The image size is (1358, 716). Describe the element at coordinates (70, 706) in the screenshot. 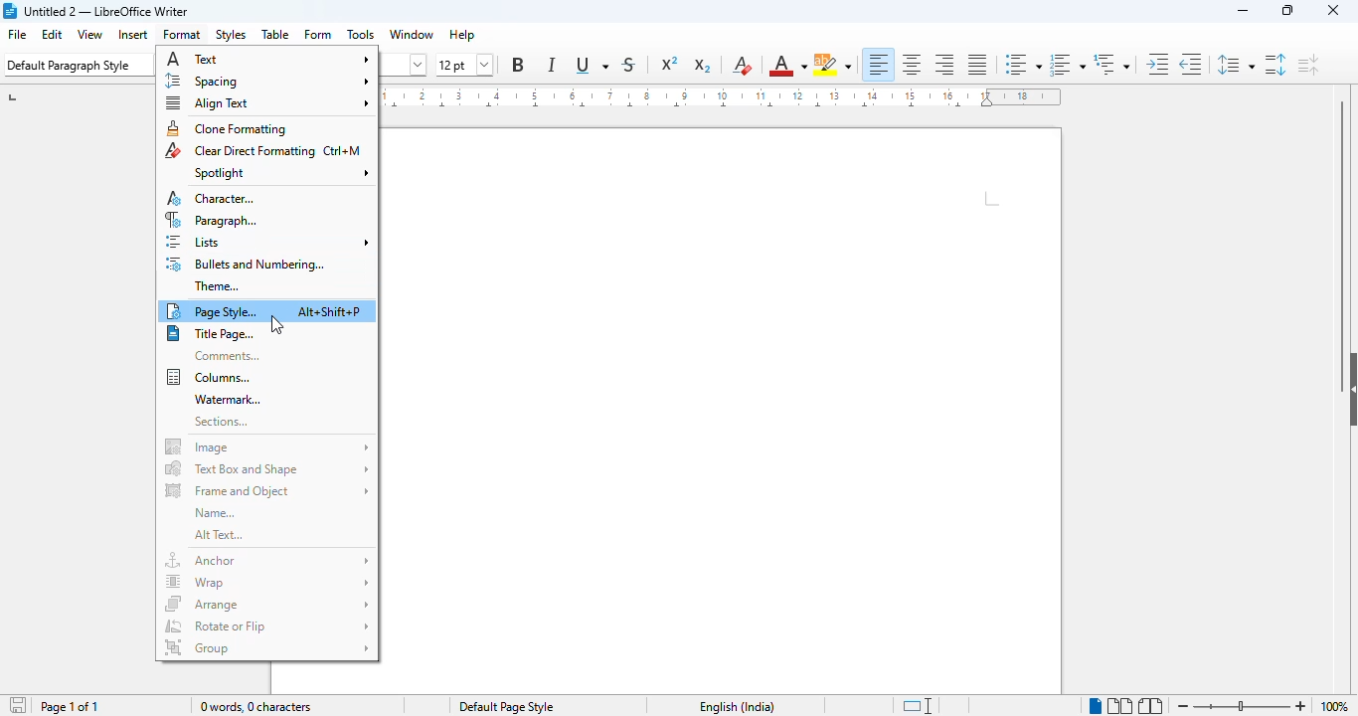

I see `page 1 of 1` at that location.